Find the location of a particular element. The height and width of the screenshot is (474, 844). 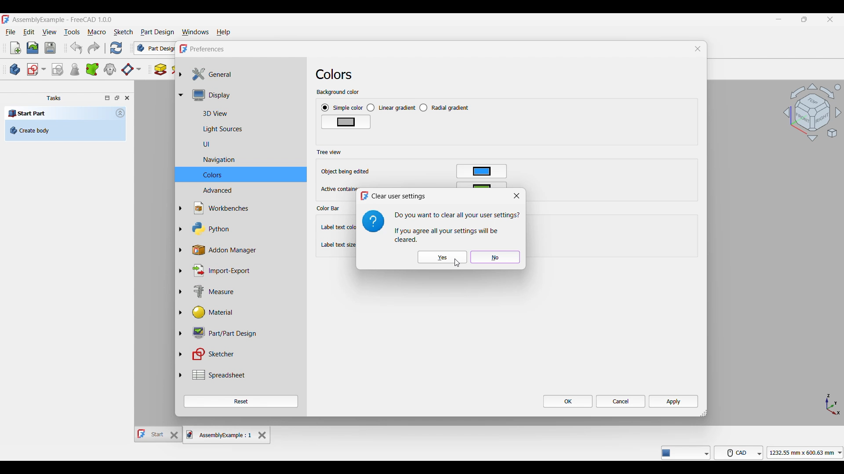

Close tab is located at coordinates (262, 435).